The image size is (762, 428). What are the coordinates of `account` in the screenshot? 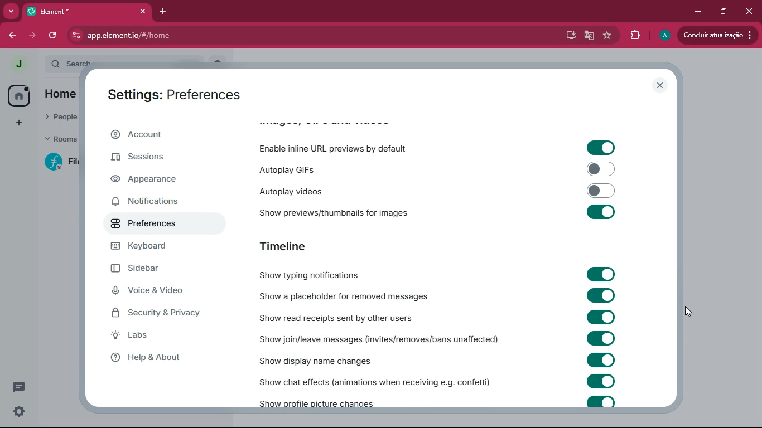 It's located at (165, 133).